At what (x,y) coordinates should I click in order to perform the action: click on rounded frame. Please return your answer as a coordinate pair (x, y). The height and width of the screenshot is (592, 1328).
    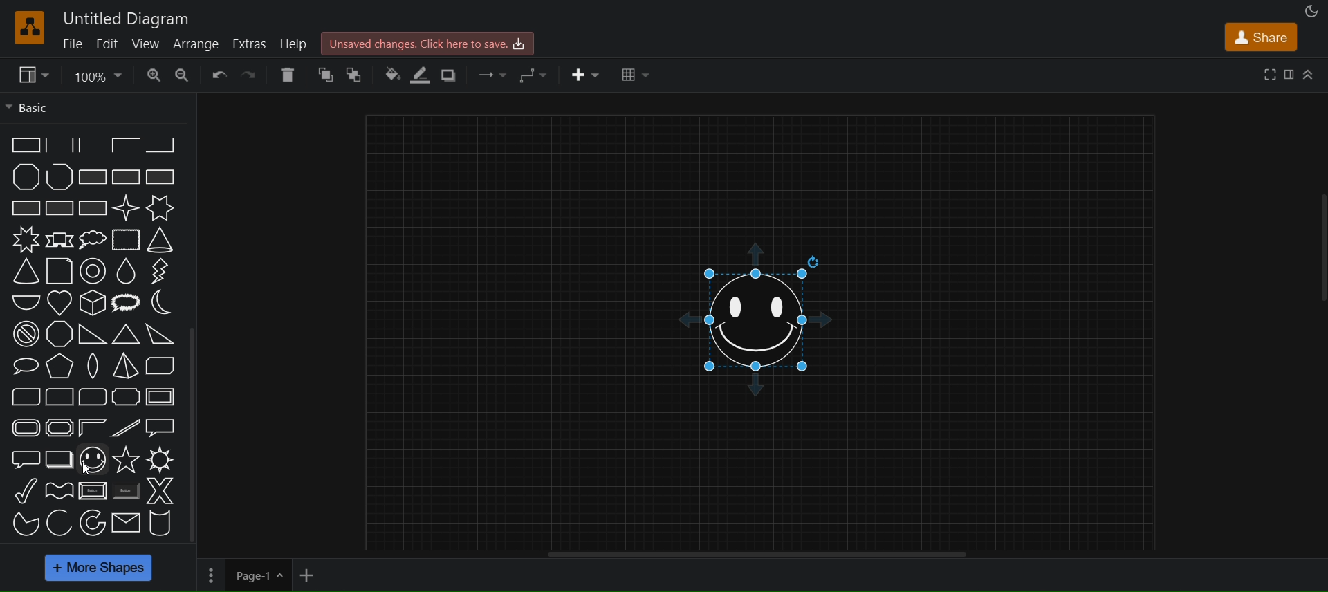
    Looking at the image, I should click on (24, 427).